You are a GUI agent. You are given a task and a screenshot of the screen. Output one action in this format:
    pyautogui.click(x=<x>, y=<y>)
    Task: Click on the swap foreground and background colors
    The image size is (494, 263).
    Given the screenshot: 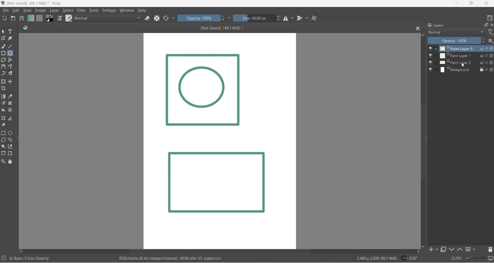 What is the action you would take?
    pyautogui.click(x=50, y=18)
    